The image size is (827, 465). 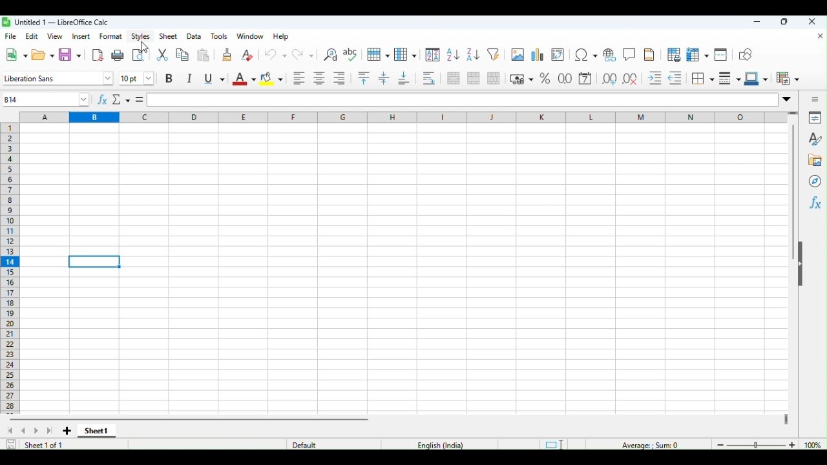 What do you see at coordinates (170, 79) in the screenshot?
I see `B` at bounding box center [170, 79].